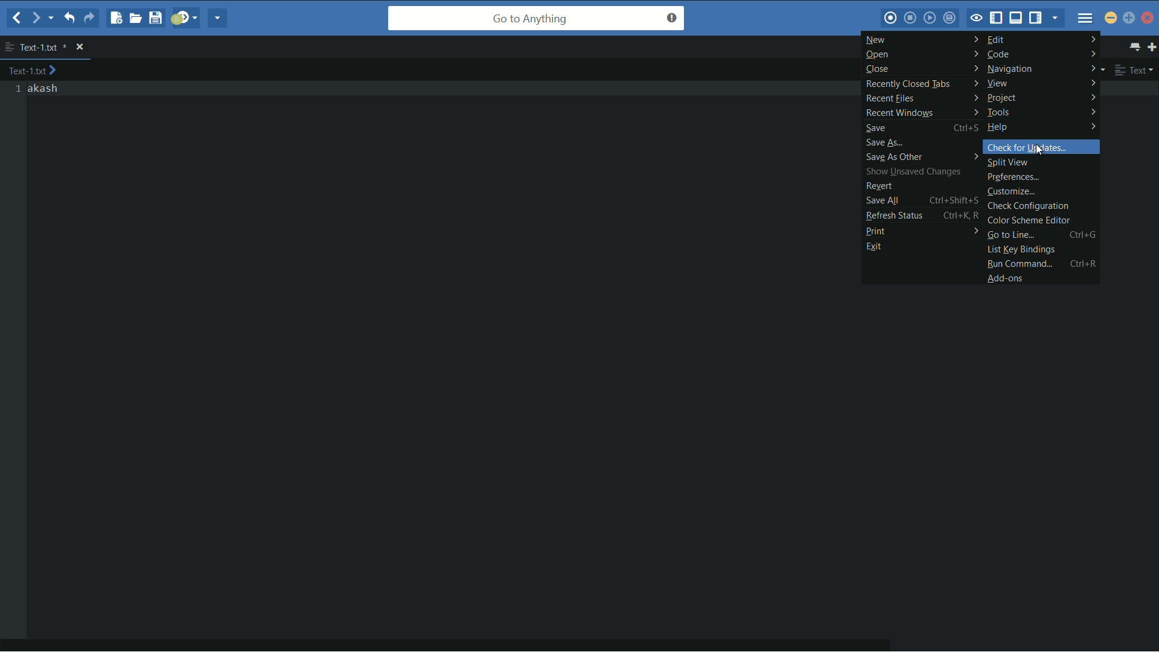  What do you see at coordinates (924, 54) in the screenshot?
I see `open` at bounding box center [924, 54].